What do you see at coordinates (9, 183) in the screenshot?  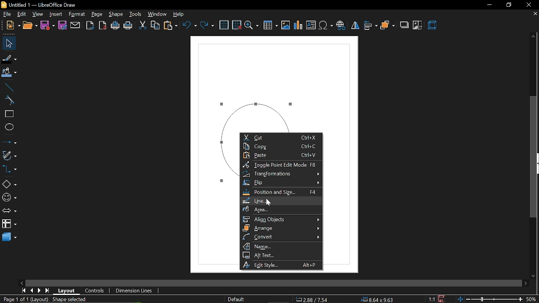 I see `shapes` at bounding box center [9, 183].